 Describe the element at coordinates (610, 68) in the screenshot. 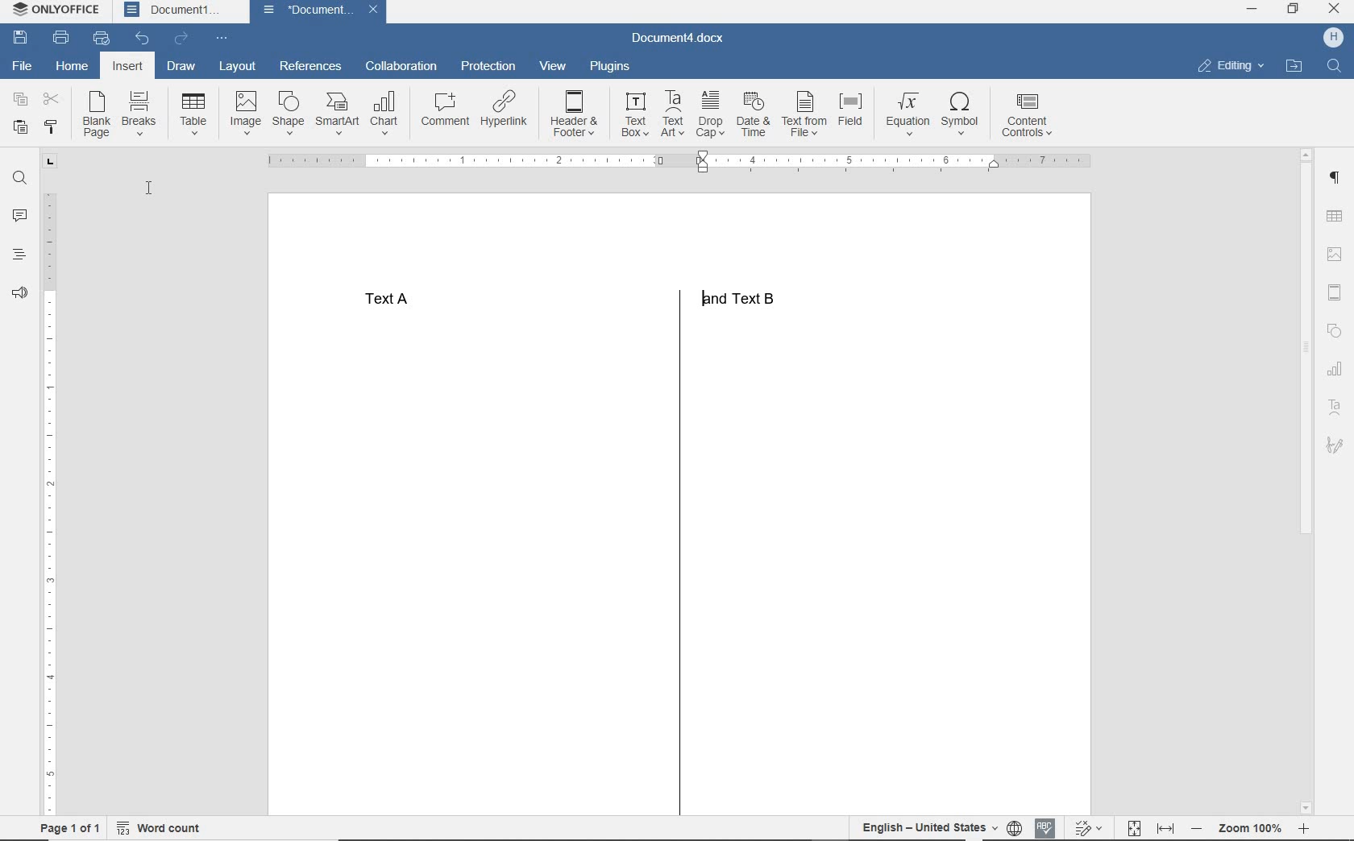

I see `PLUGINS` at that location.